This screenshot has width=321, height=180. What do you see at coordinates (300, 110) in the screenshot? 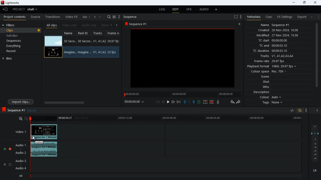
I see `overlap` at bounding box center [300, 110].